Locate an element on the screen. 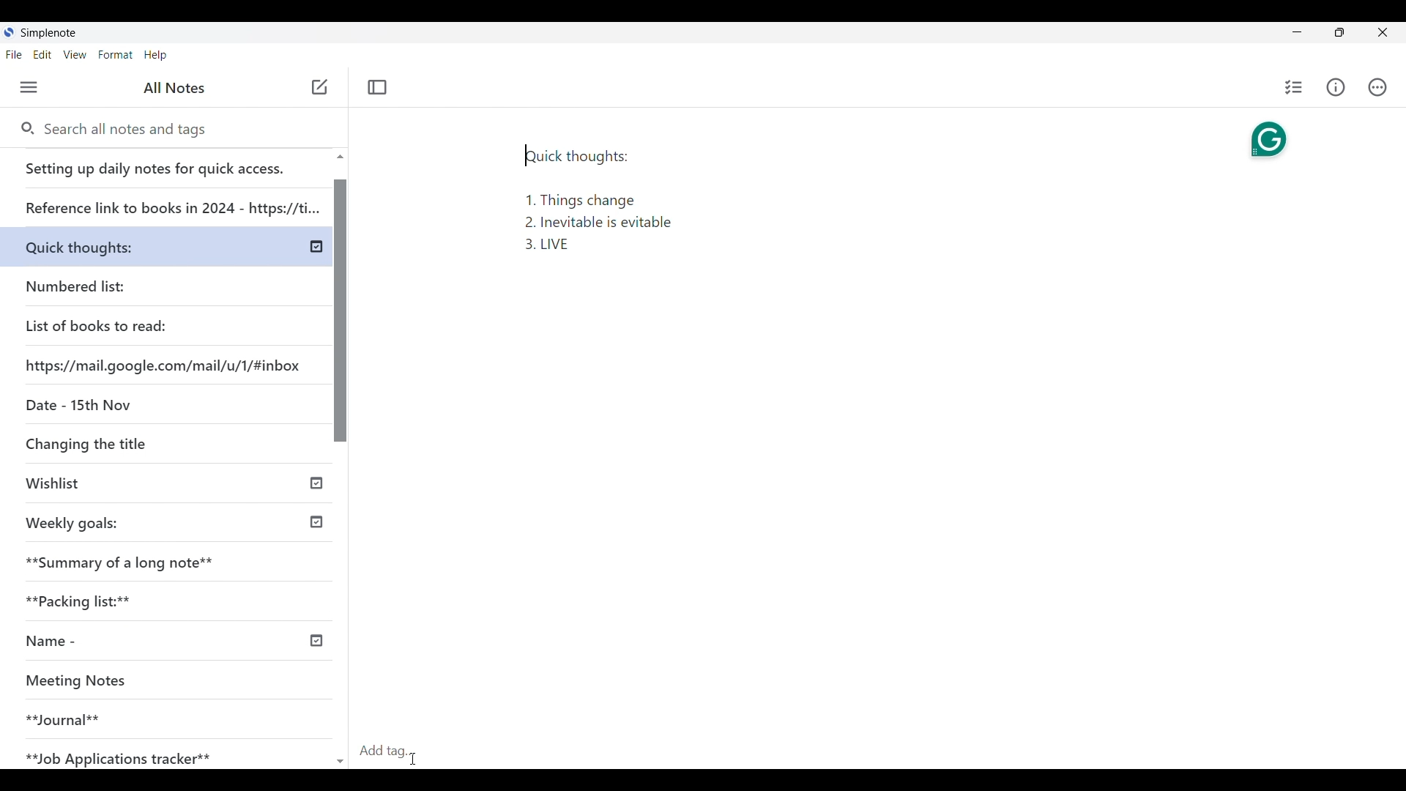  Quick thoughts is located at coordinates (120, 244).